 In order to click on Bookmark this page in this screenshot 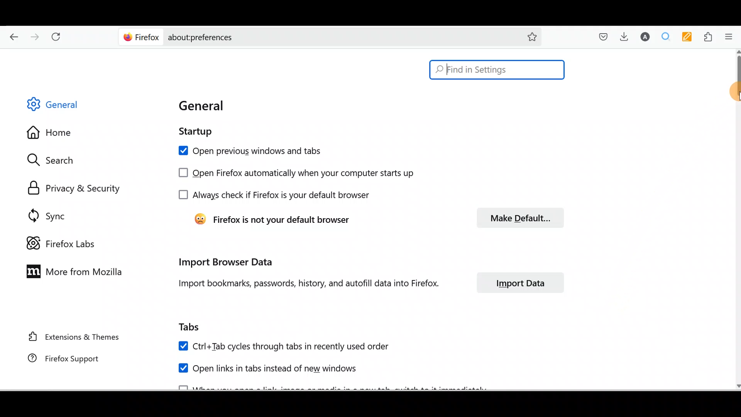, I will do `click(526, 36)`.